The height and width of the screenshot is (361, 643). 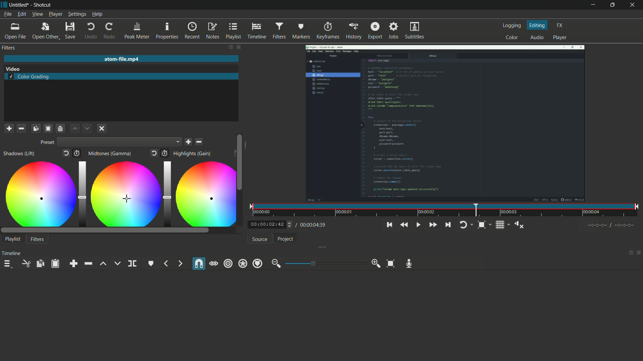 I want to click on recent, so click(x=192, y=31).